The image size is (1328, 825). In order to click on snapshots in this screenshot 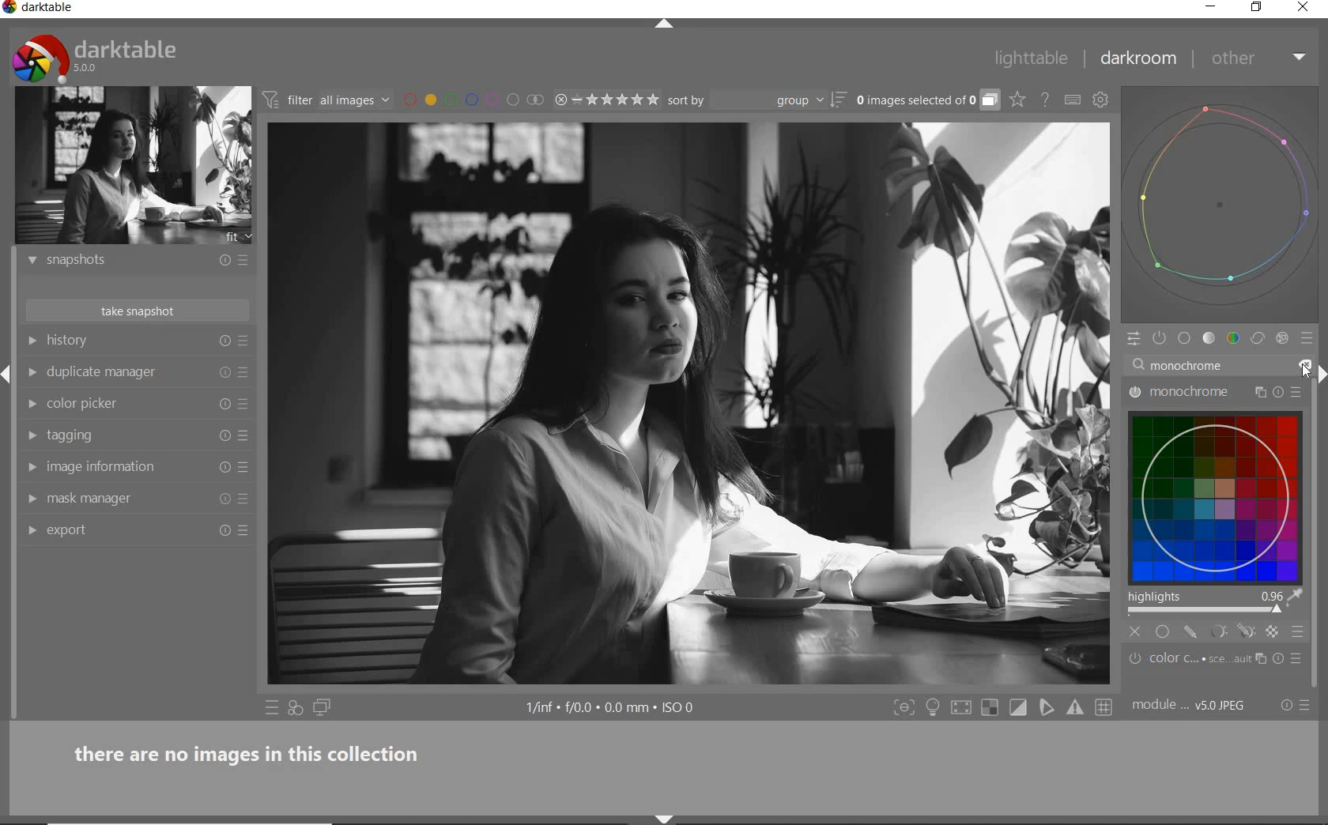, I will do `click(125, 263)`.